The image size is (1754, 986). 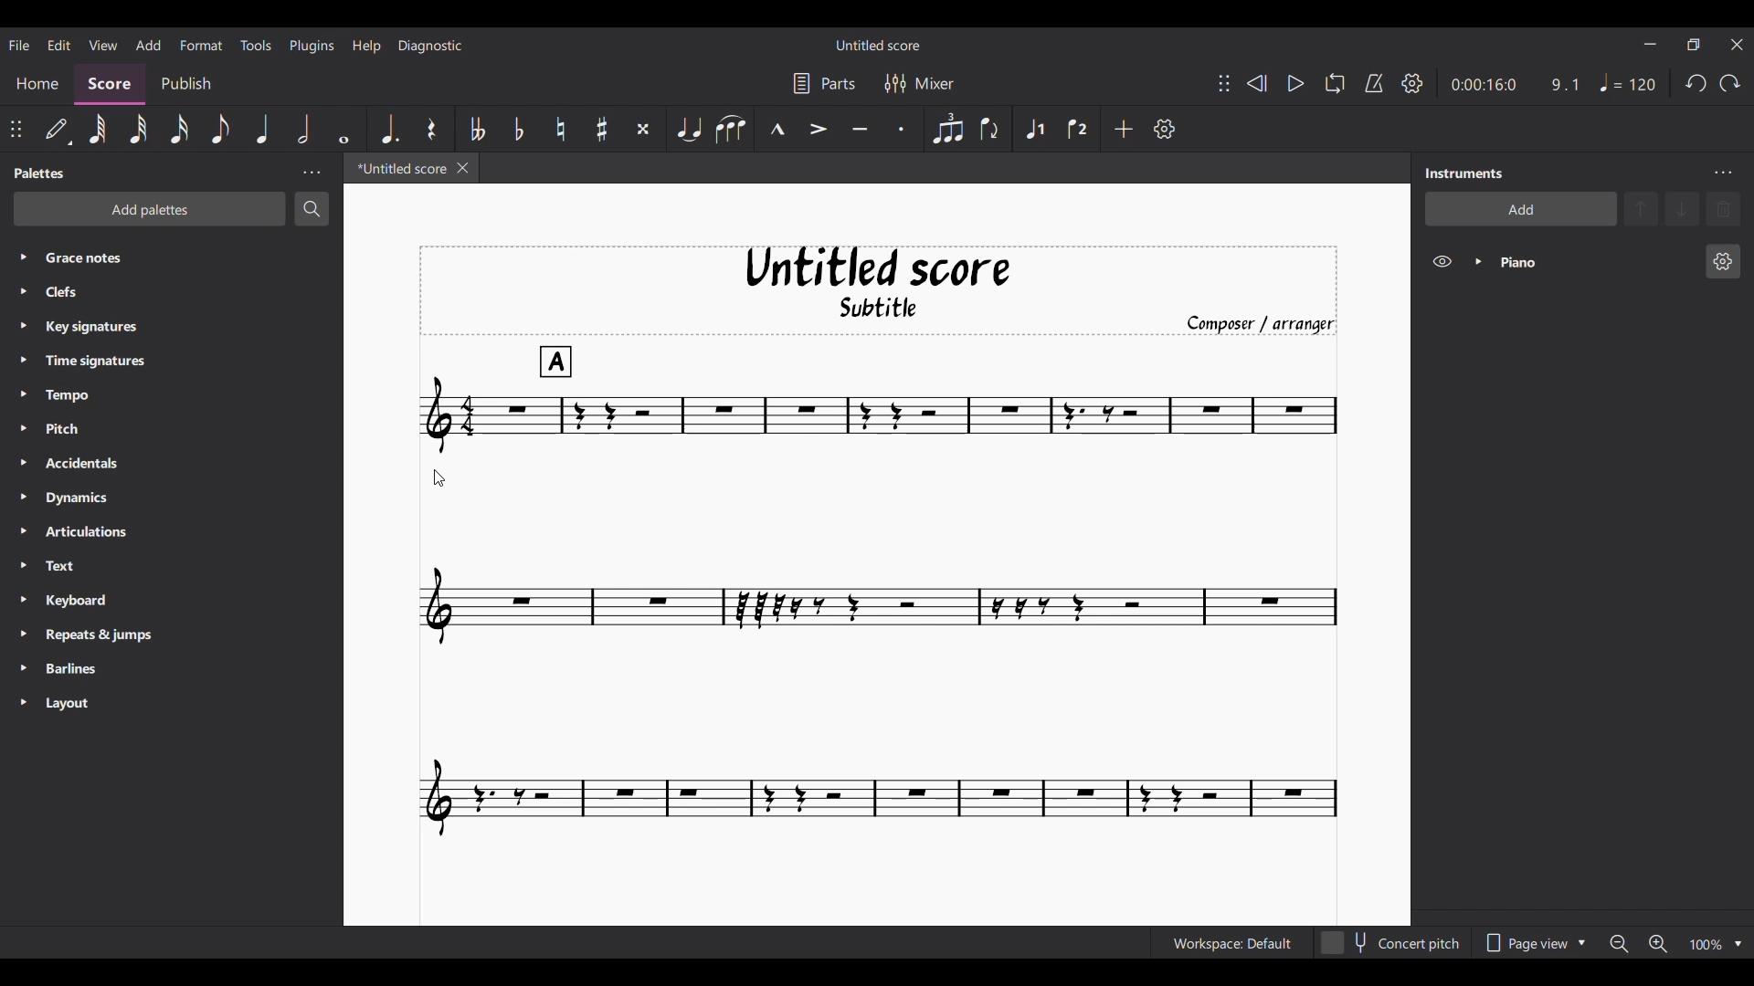 I want to click on Add, so click(x=1124, y=129).